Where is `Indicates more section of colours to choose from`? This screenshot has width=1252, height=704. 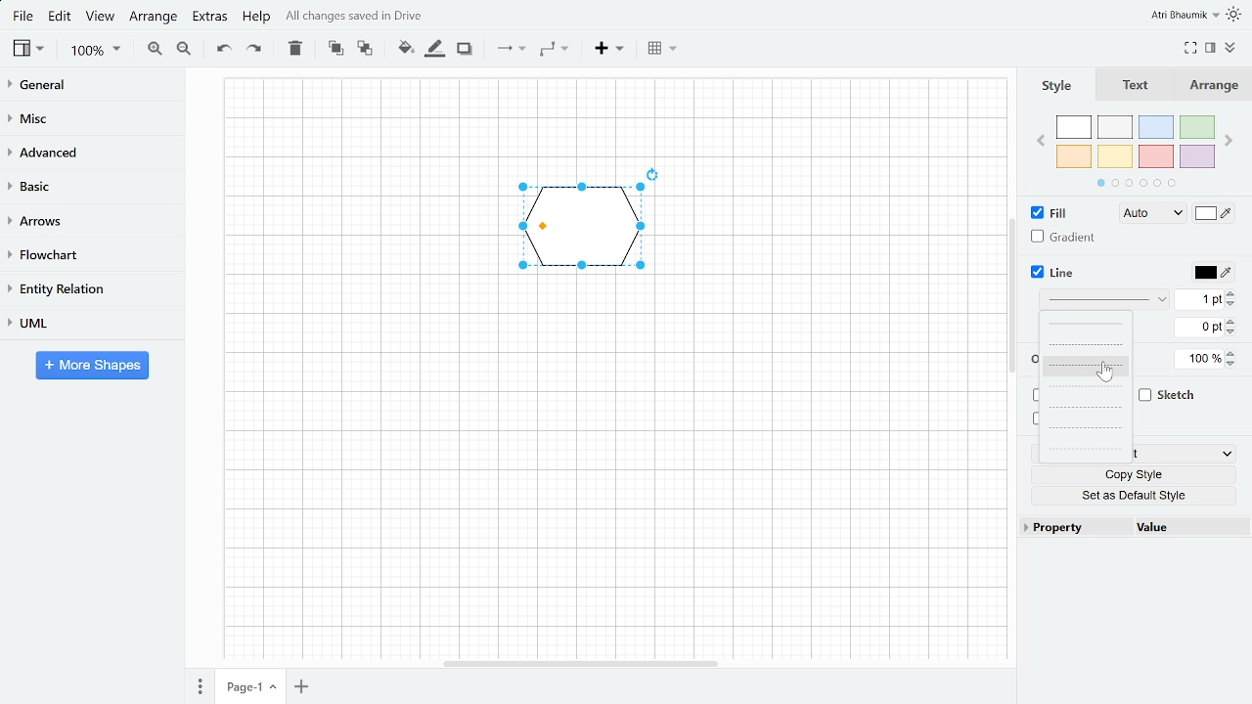 Indicates more section of colours to choose from is located at coordinates (1137, 183).